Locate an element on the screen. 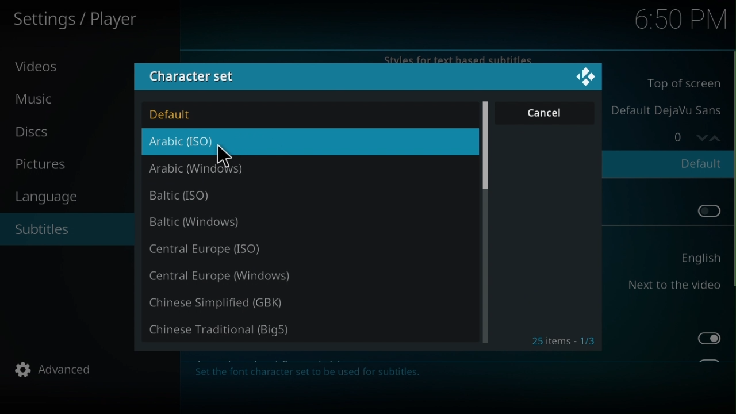  Chinese Traditional (Big5) is located at coordinates (223, 332).